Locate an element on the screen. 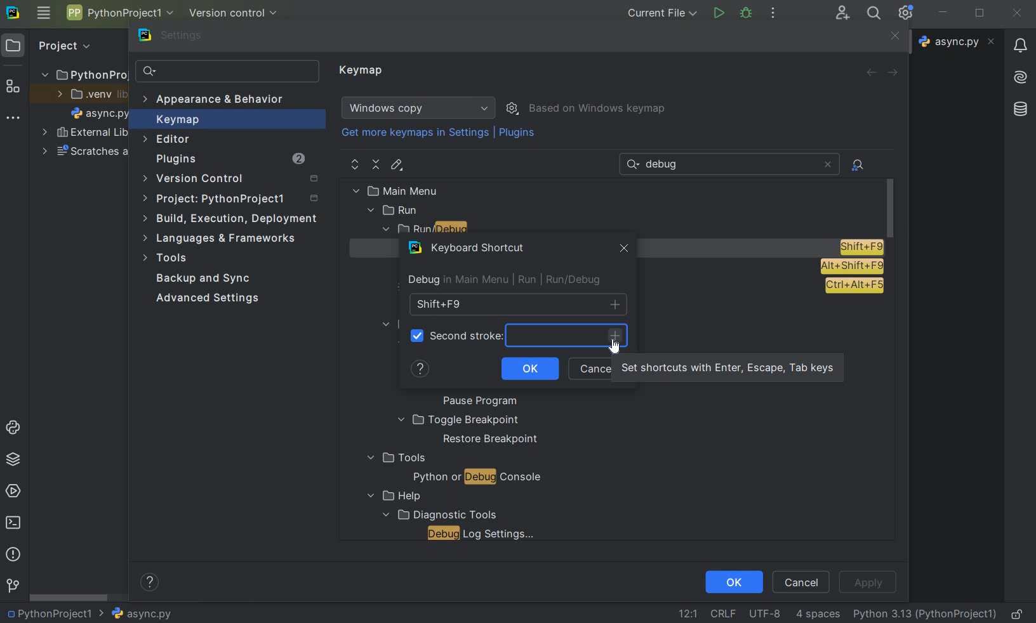 The height and width of the screenshot is (623, 1036). file encoding is located at coordinates (766, 613).